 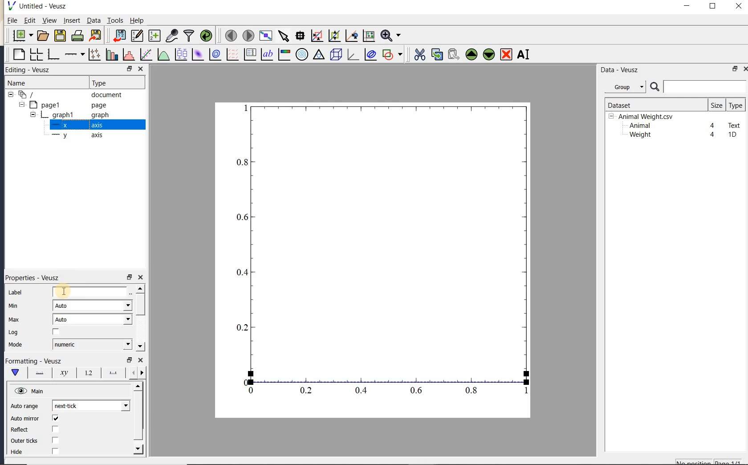 I want to click on Text, so click(x=735, y=124).